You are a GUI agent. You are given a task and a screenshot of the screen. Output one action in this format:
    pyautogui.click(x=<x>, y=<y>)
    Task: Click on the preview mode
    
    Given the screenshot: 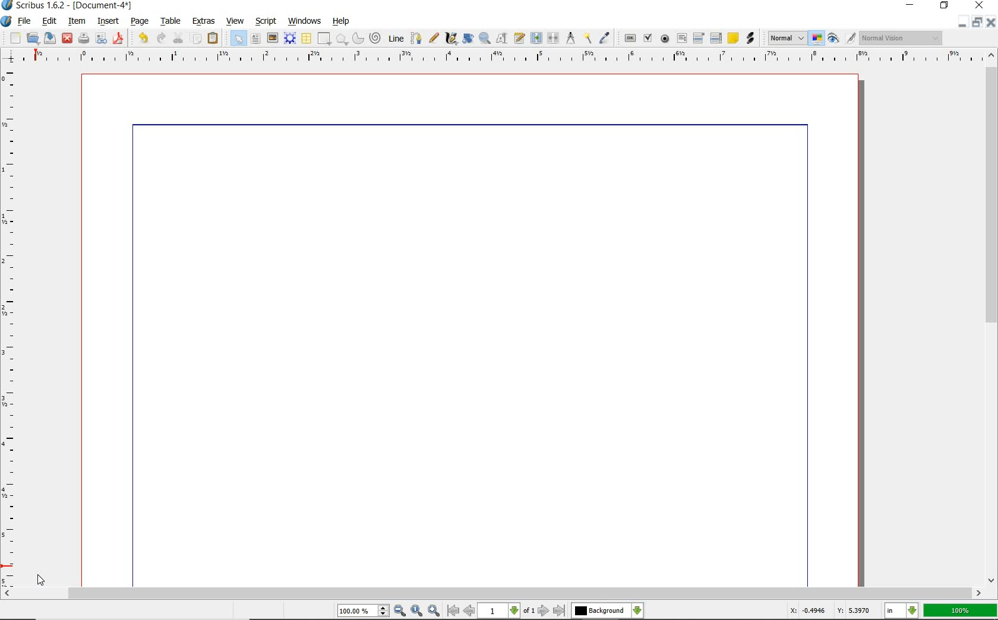 What is the action you would take?
    pyautogui.click(x=842, y=38)
    